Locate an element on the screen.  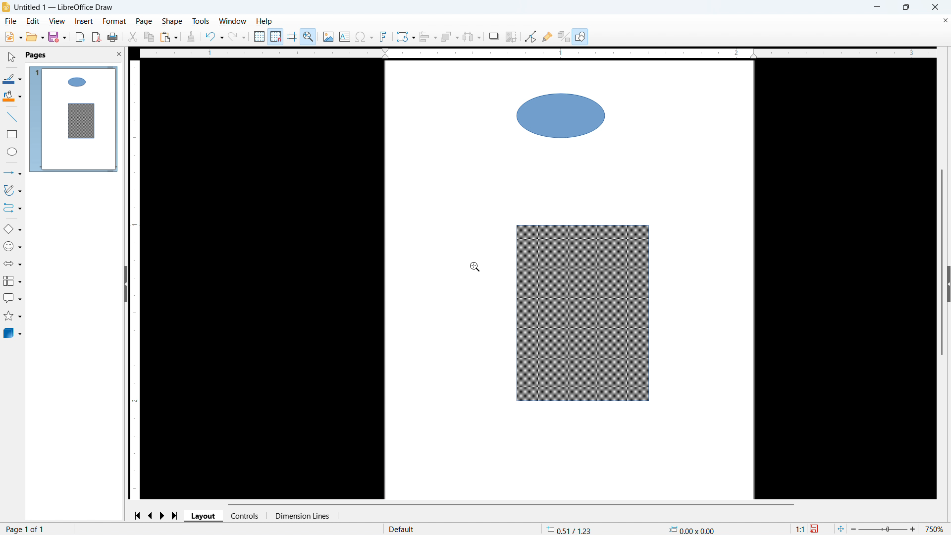
Hide panel  is located at coordinates (125, 283).